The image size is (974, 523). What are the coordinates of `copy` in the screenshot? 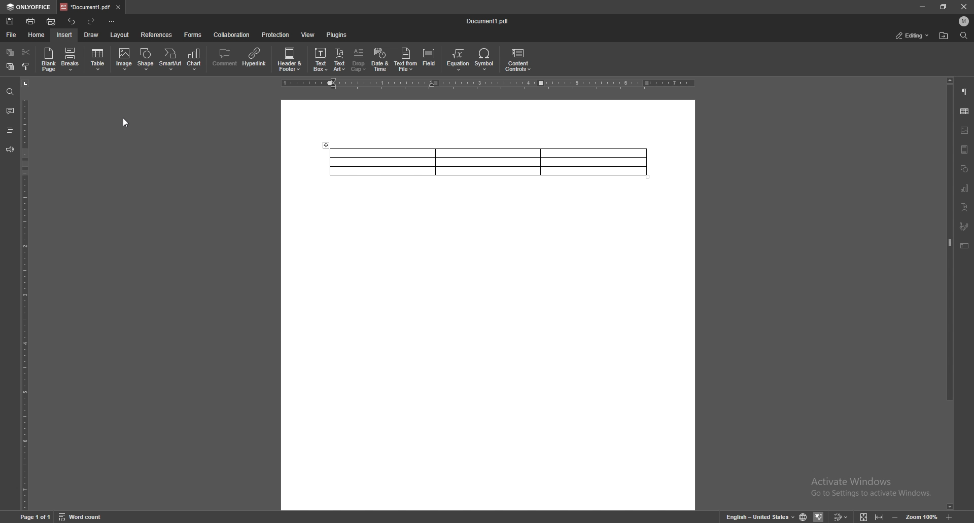 It's located at (10, 52).